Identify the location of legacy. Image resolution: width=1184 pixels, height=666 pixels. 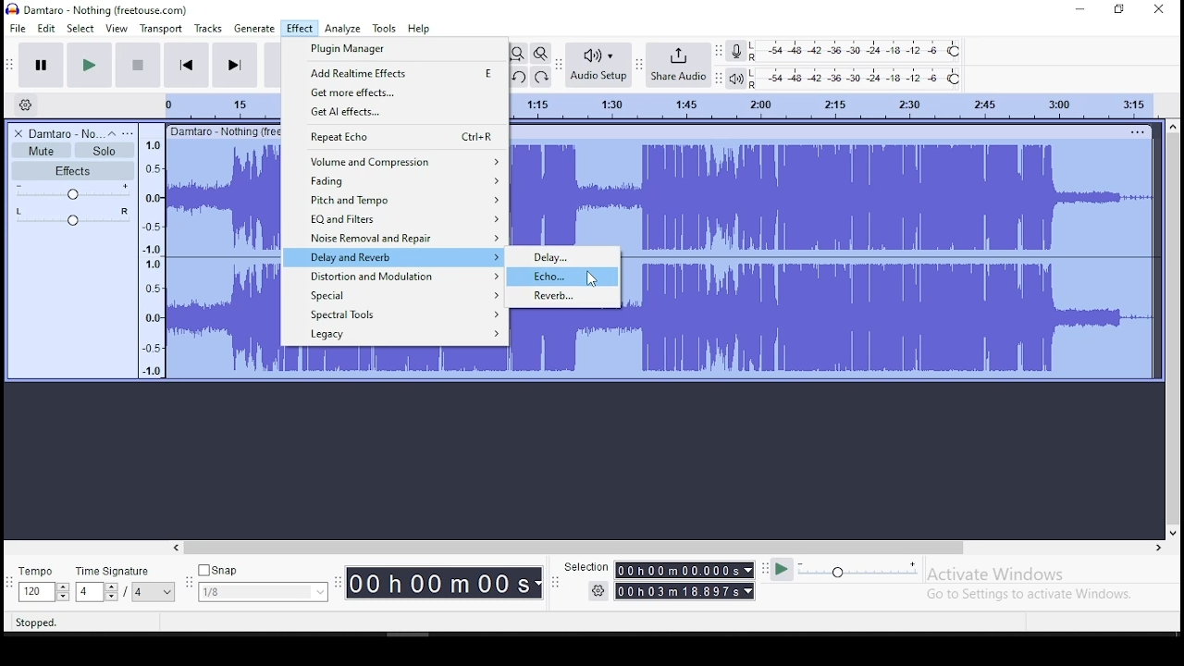
(397, 335).